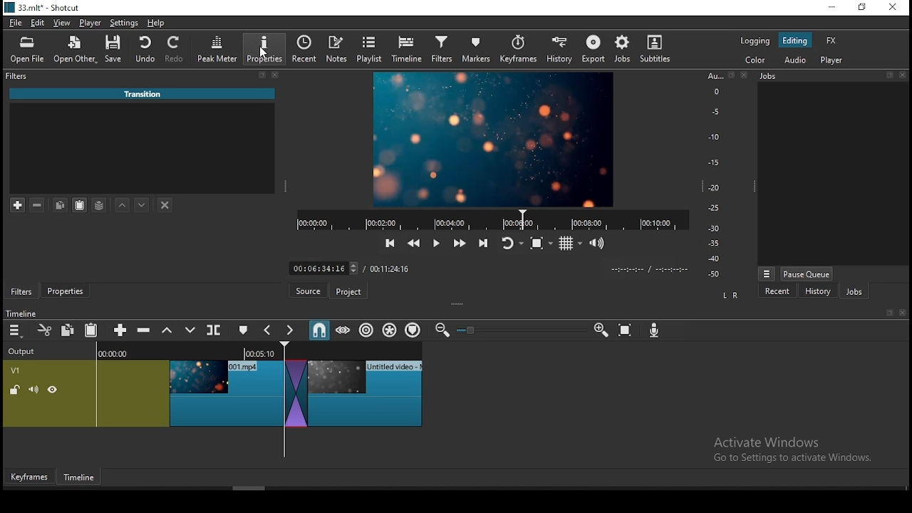  I want to click on , so click(891, 76).